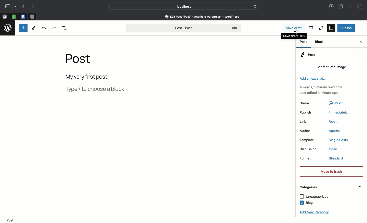 The height and width of the screenshot is (223, 367). I want to click on Template, so click(310, 140).